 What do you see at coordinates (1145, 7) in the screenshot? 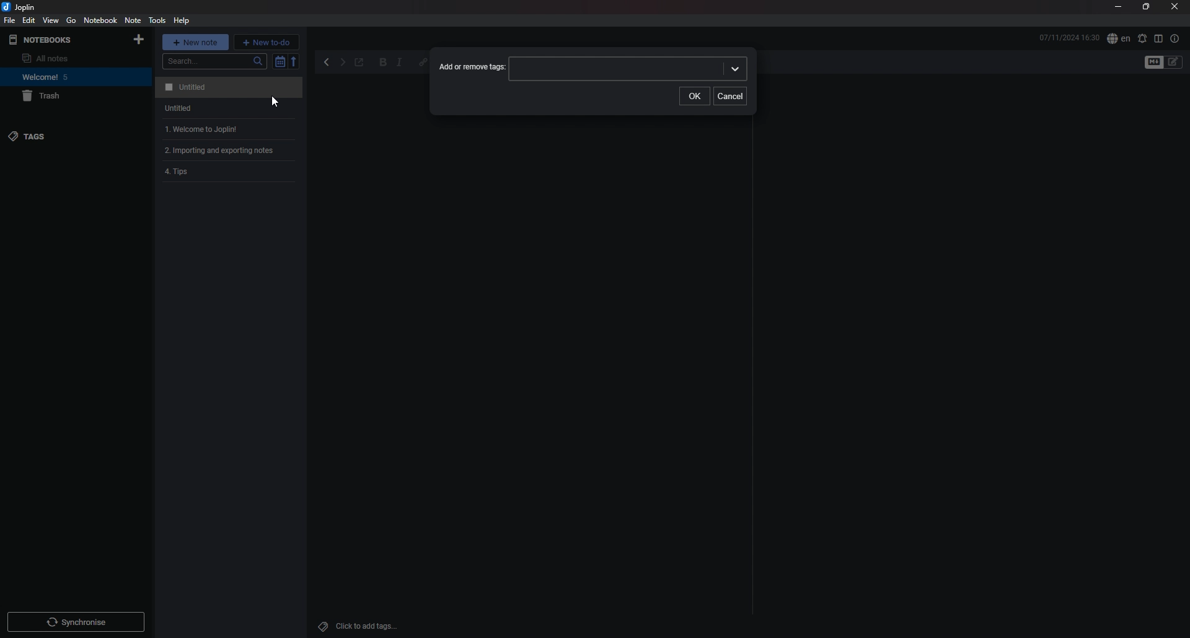
I see `resize` at bounding box center [1145, 7].